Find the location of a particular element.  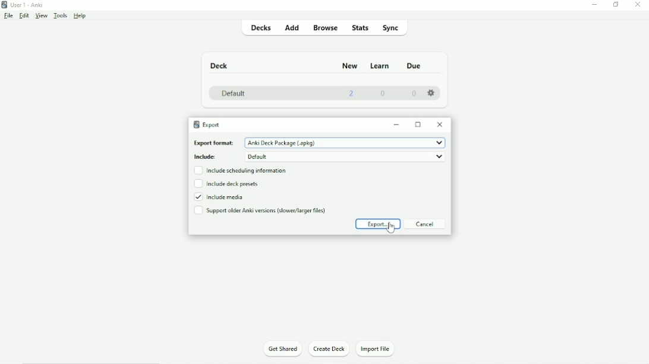

Add is located at coordinates (292, 27).